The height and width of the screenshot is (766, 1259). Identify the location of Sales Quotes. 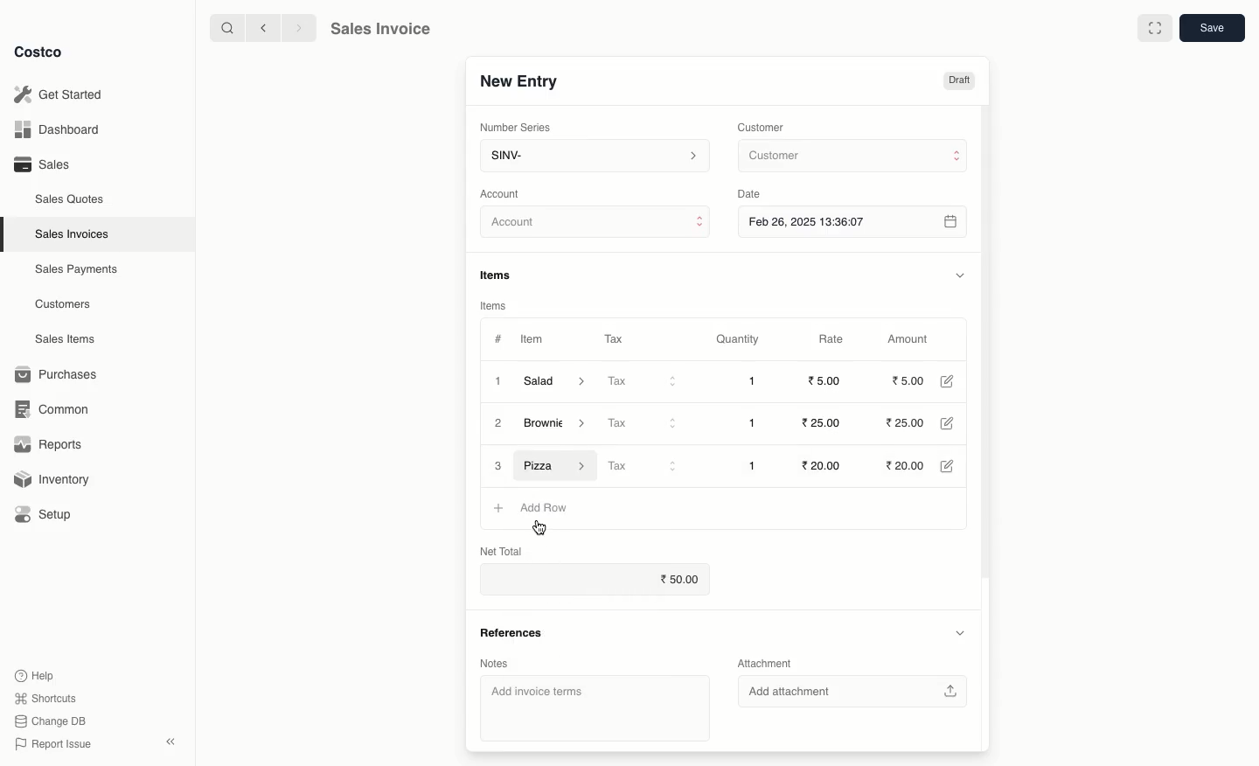
(72, 198).